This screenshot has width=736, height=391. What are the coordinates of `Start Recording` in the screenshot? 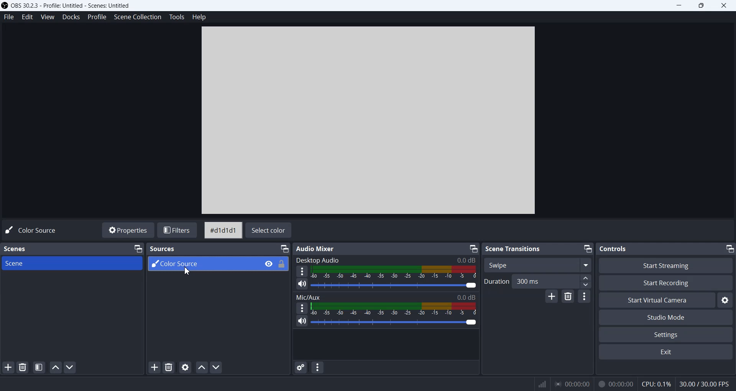 It's located at (666, 283).